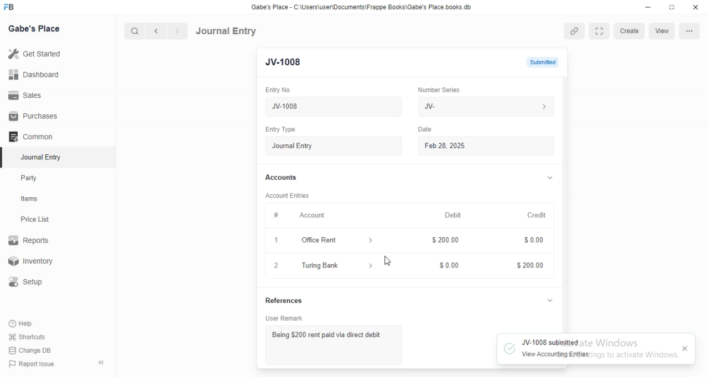 The image size is (708, 377). I want to click on $ 0.00, so click(532, 241).